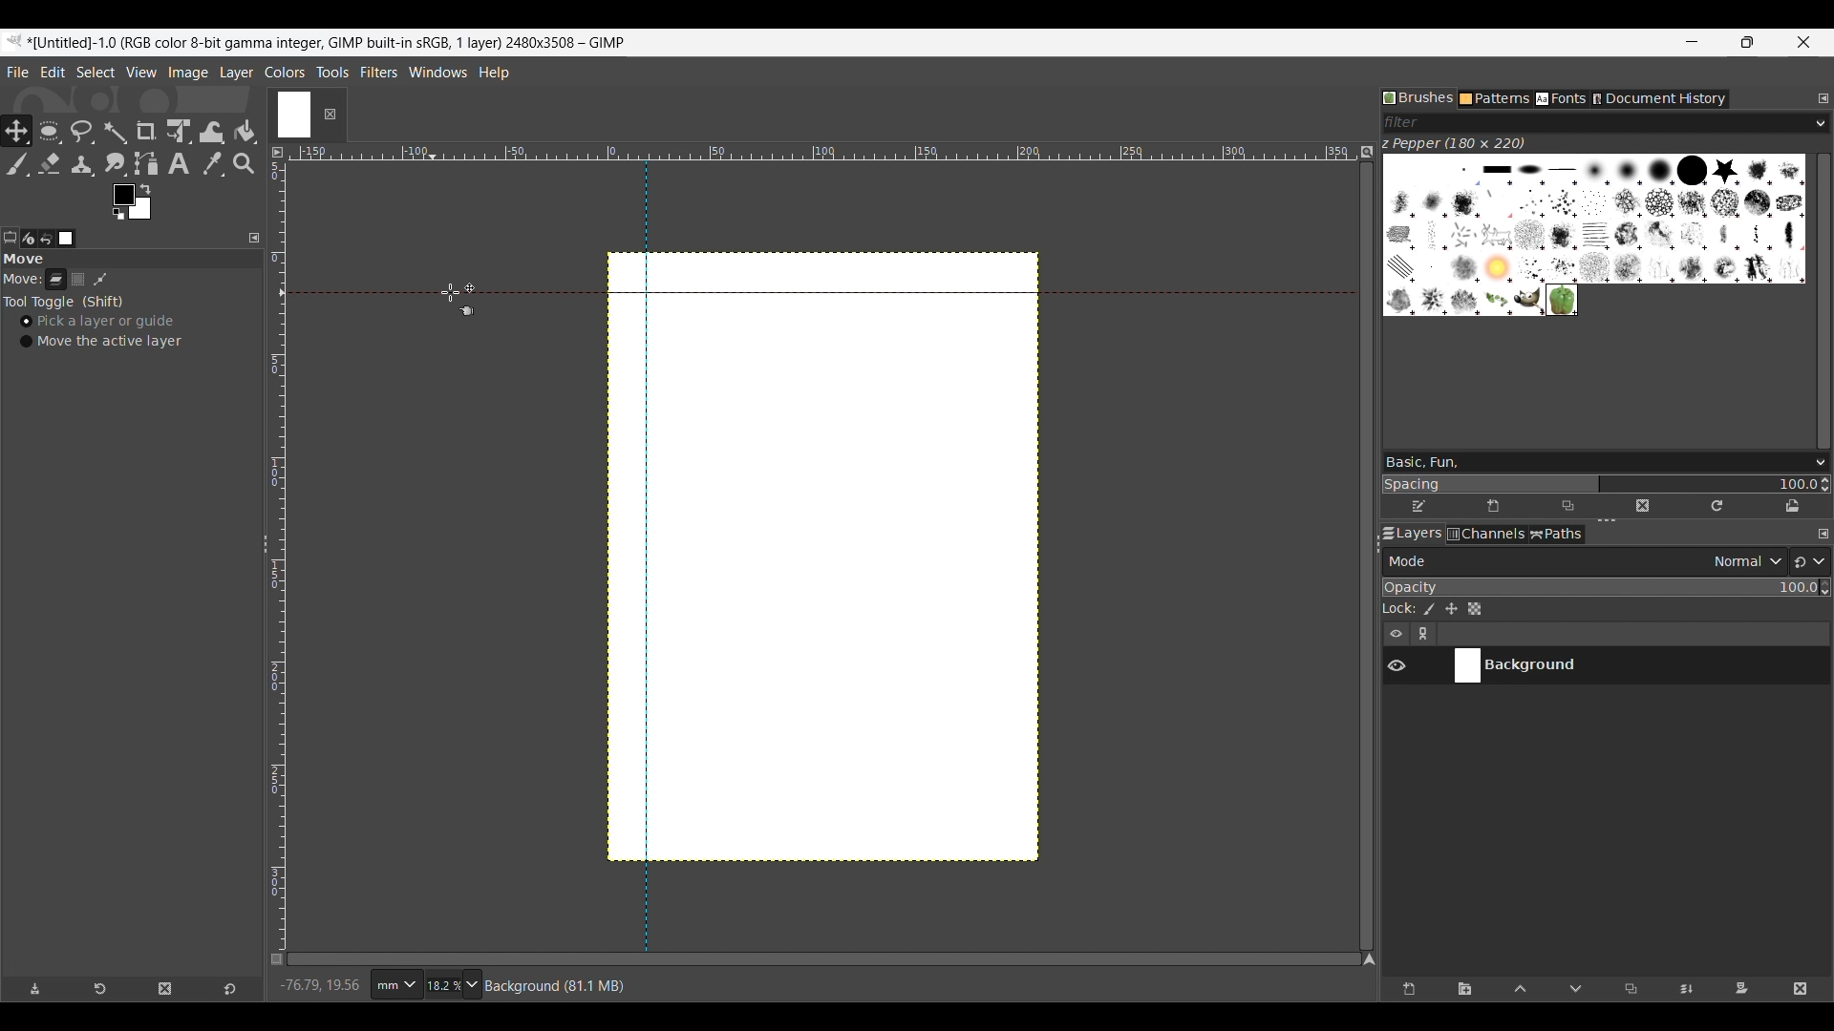  What do you see at coordinates (1366, 152) in the screenshot?
I see `Zoom image when video size changes` at bounding box center [1366, 152].